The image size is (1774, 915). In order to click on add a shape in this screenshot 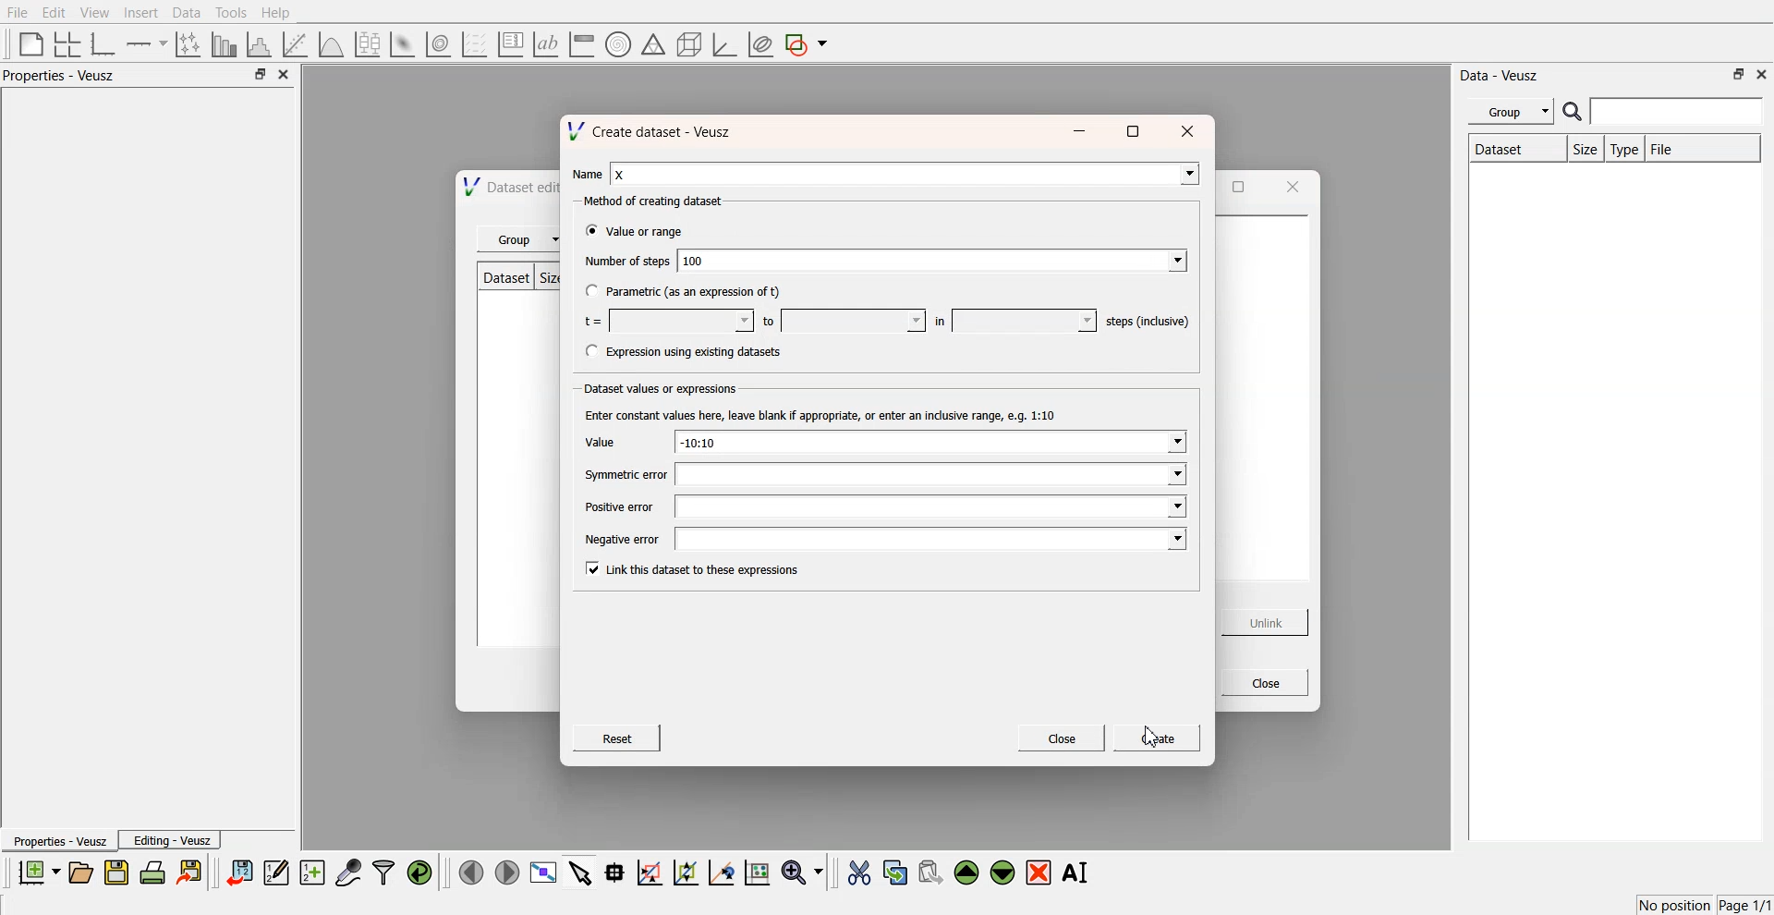, I will do `click(808, 45)`.